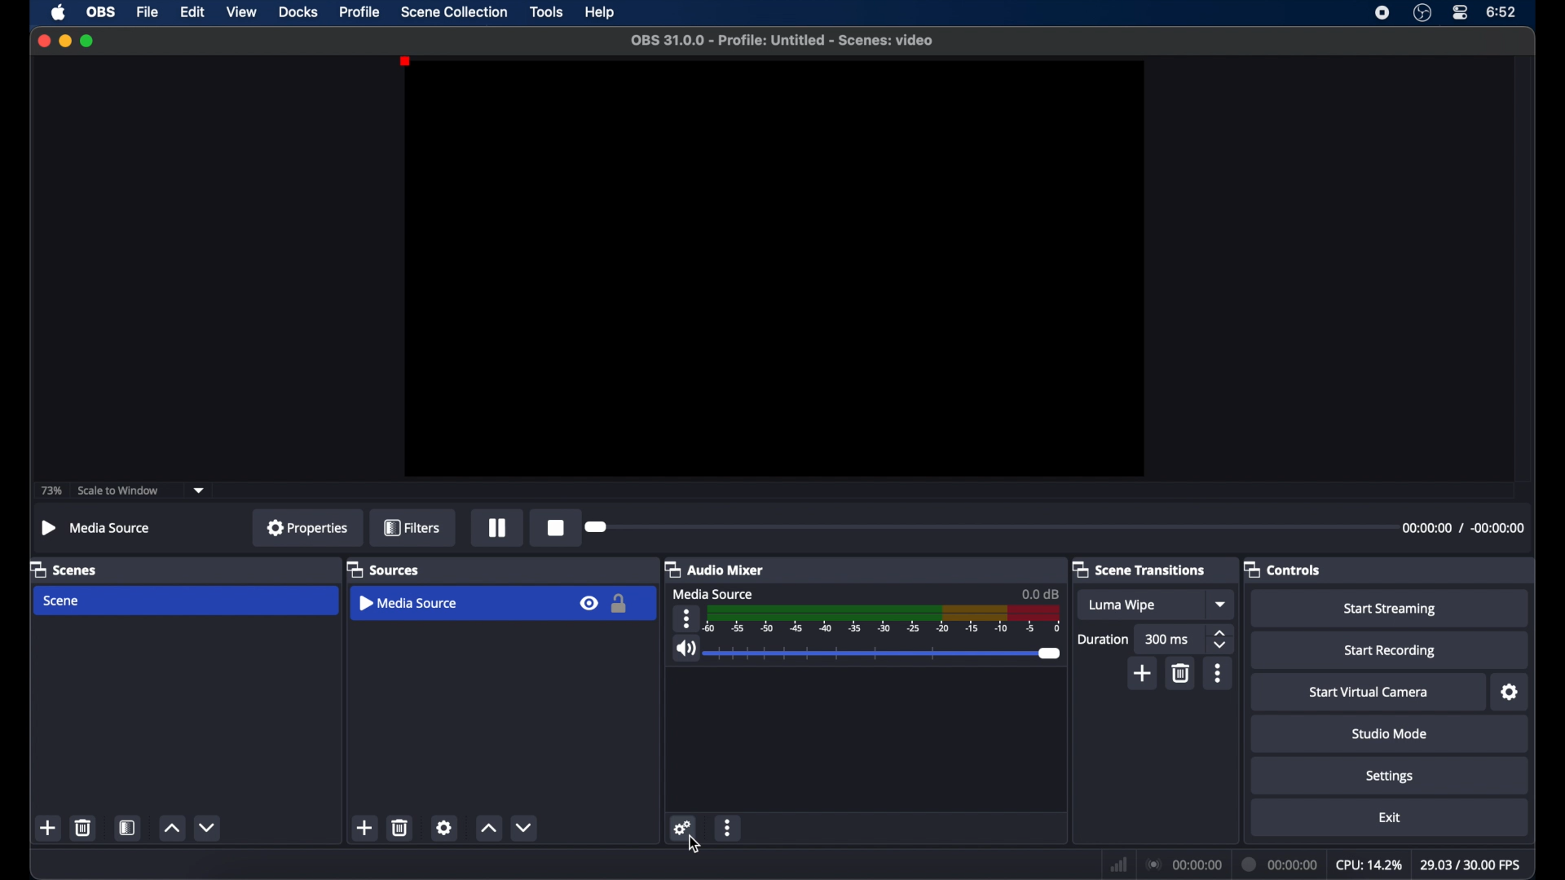 This screenshot has height=880, width=1565. What do you see at coordinates (1041, 593) in the screenshot?
I see `0.0` at bounding box center [1041, 593].